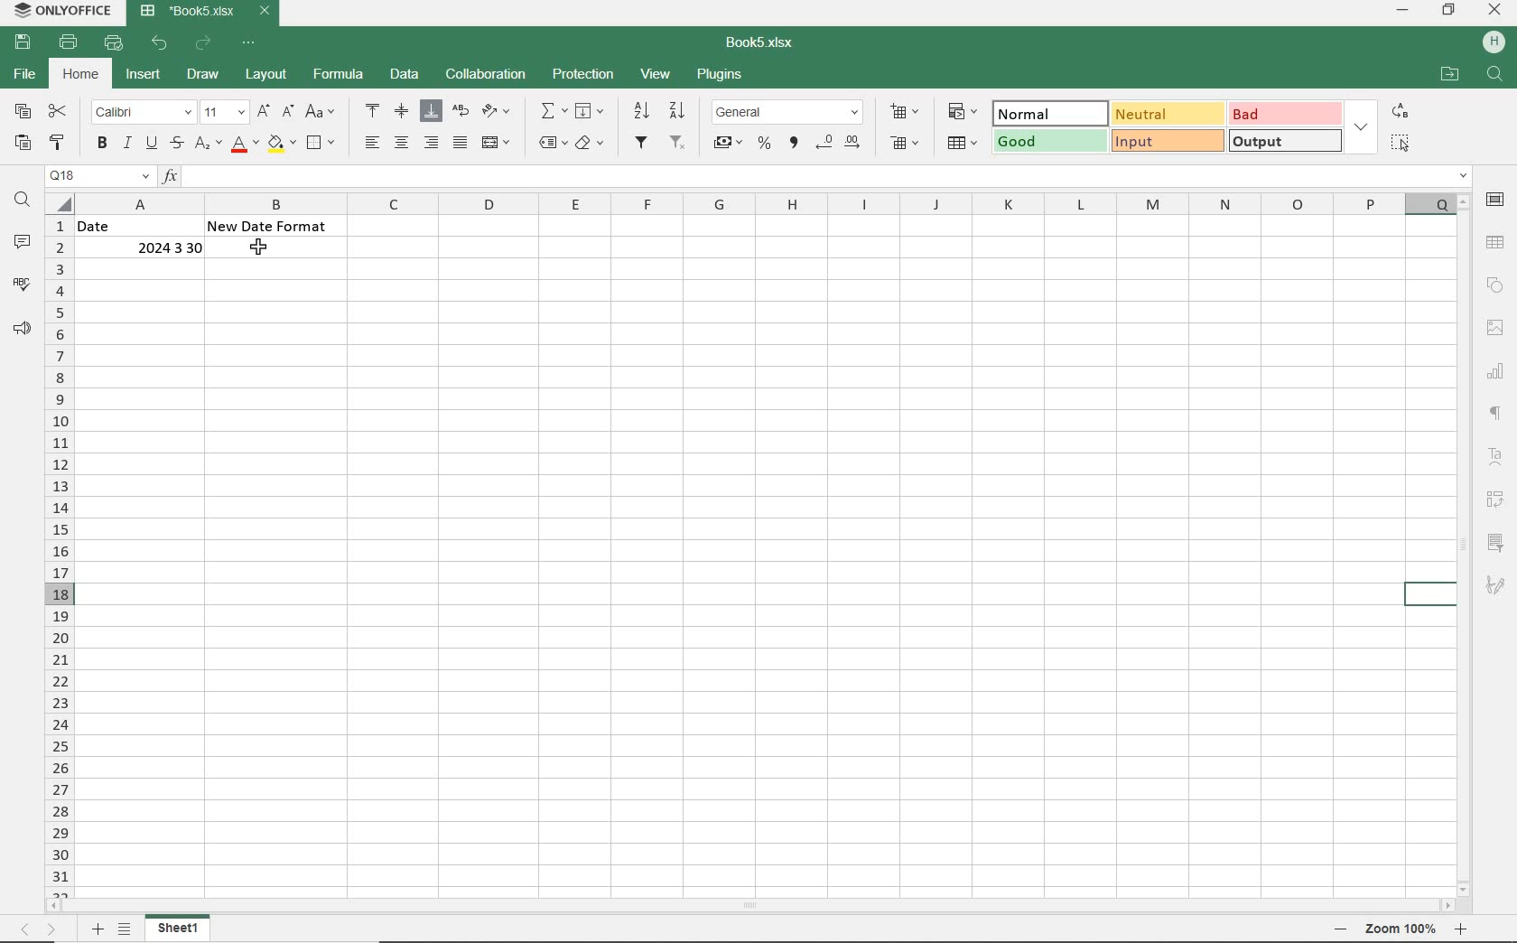 This screenshot has height=943, width=1517. What do you see at coordinates (1496, 200) in the screenshot?
I see `CELL SETTINGS` at bounding box center [1496, 200].